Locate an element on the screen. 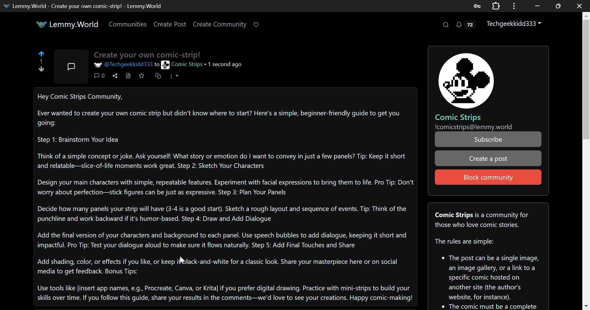 The height and width of the screenshot is (310, 590). @Techgeekkidd333 is located at coordinates (124, 64).